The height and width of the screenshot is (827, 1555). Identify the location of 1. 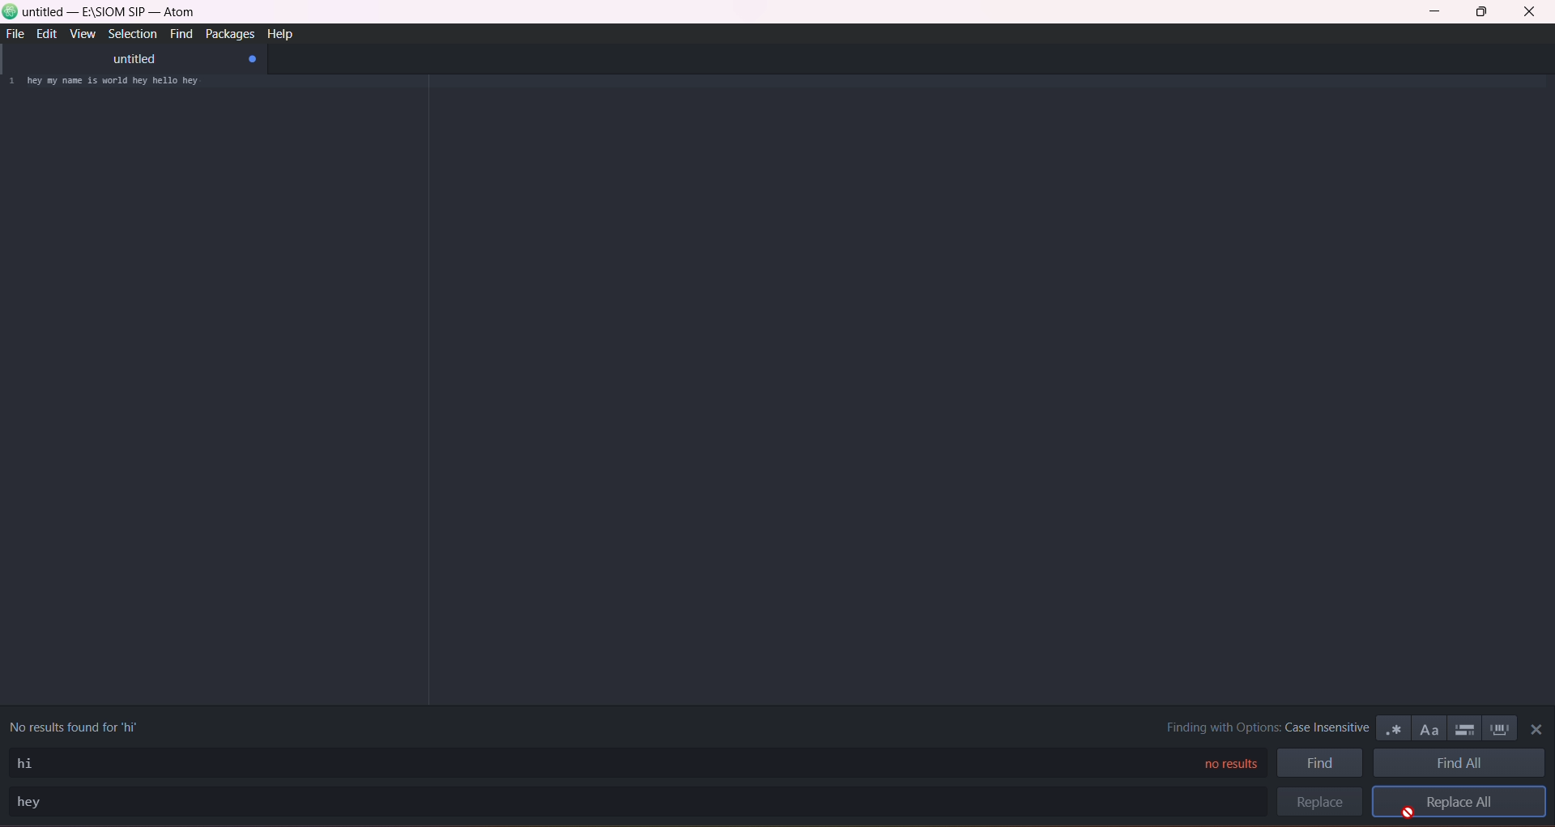
(11, 83).